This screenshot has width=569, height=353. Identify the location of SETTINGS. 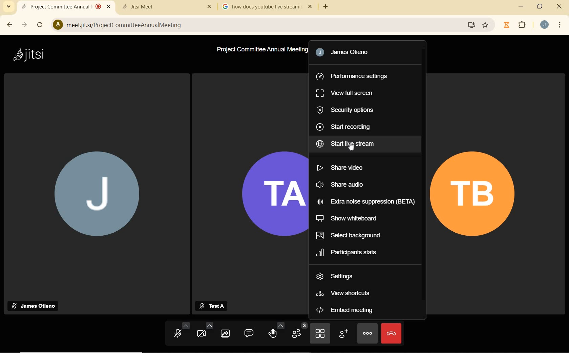
(336, 275).